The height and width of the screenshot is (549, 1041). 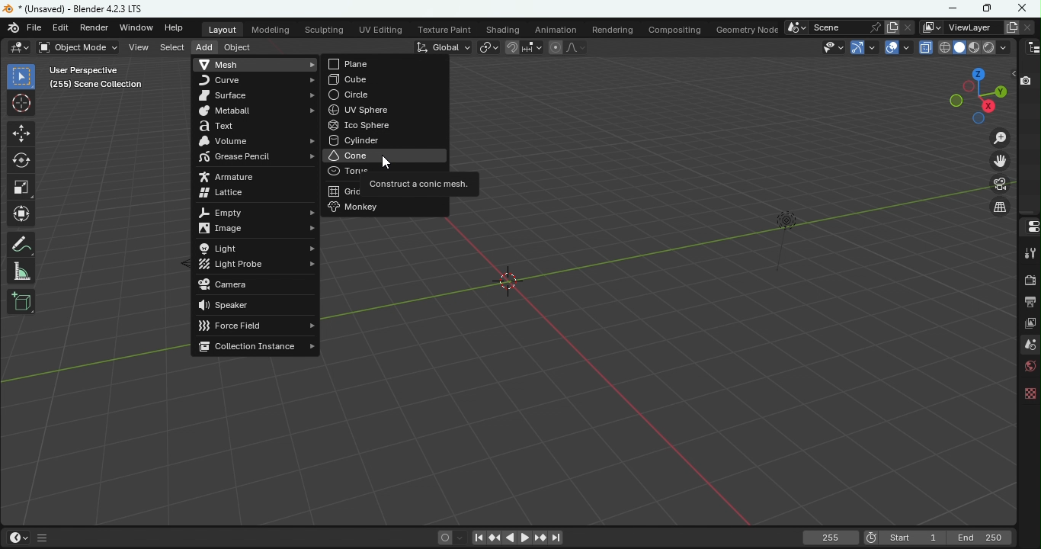 What do you see at coordinates (260, 247) in the screenshot?
I see `Light` at bounding box center [260, 247].